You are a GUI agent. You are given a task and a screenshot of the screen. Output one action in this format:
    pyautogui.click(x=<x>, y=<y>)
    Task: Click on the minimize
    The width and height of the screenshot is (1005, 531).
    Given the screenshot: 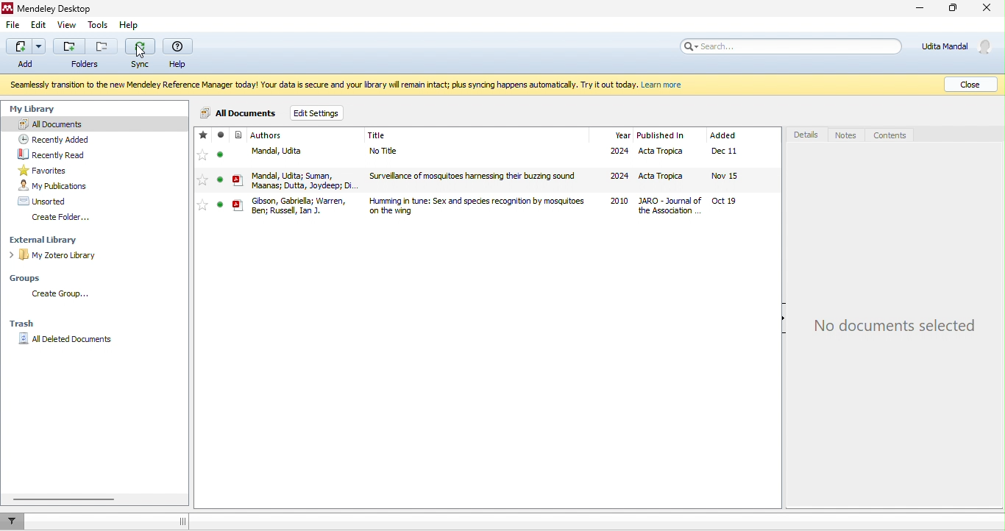 What is the action you would take?
    pyautogui.click(x=919, y=9)
    